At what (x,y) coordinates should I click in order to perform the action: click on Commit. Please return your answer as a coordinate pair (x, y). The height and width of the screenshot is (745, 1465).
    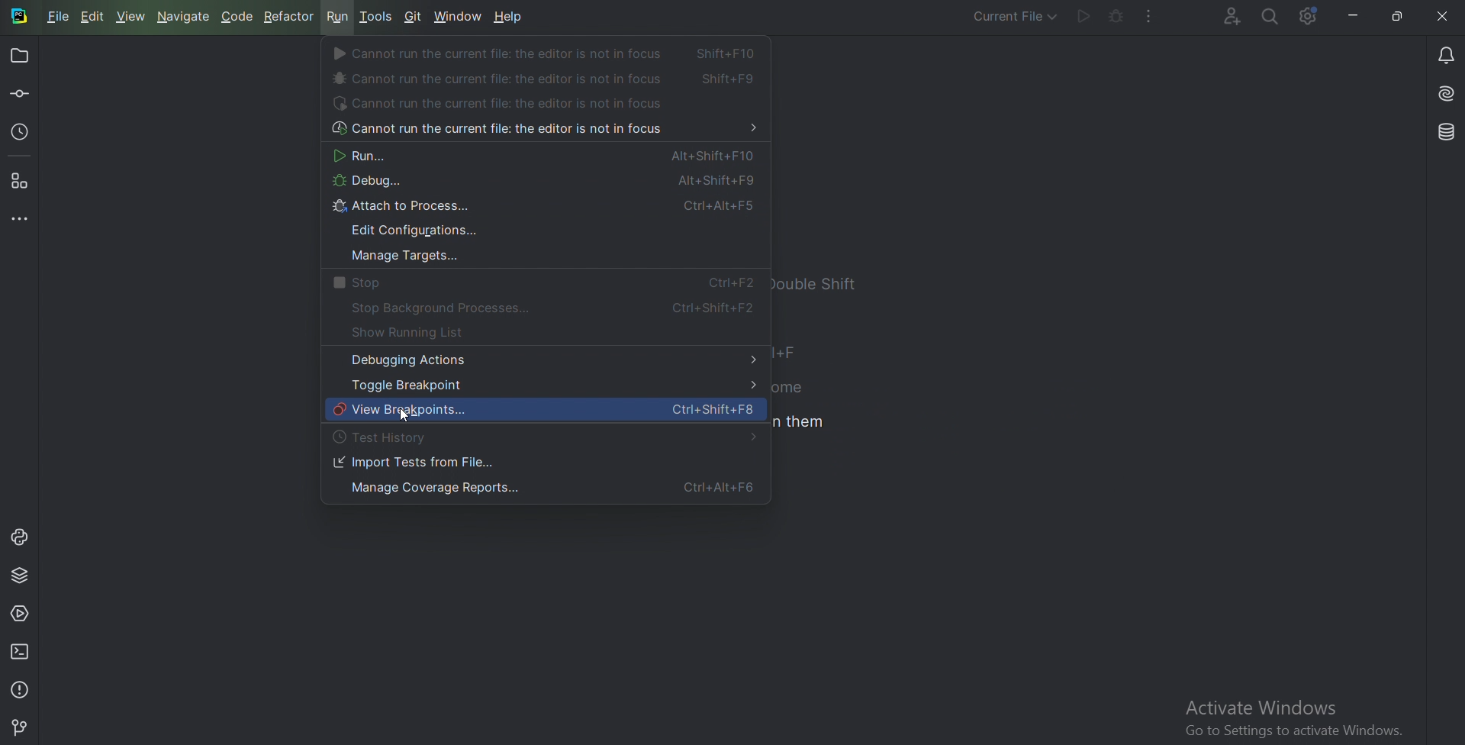
    Looking at the image, I should click on (21, 95).